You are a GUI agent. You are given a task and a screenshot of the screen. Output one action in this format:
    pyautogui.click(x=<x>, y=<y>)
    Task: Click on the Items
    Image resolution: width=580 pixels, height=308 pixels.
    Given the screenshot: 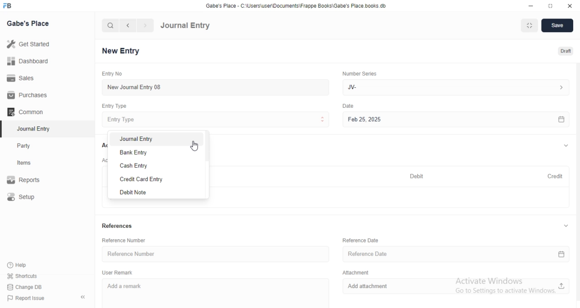 What is the action you would take?
    pyautogui.click(x=33, y=164)
    